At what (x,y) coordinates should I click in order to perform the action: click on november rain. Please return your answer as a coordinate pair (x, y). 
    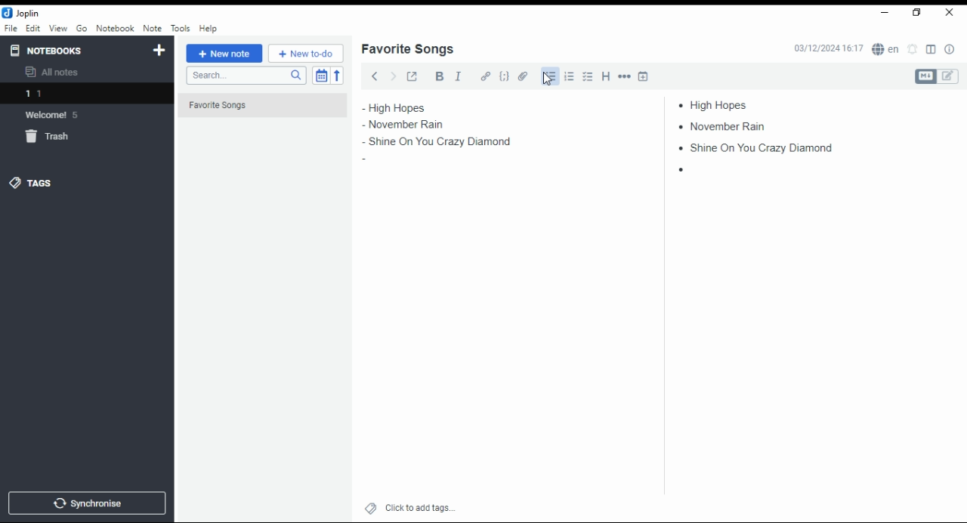
    Looking at the image, I should click on (727, 125).